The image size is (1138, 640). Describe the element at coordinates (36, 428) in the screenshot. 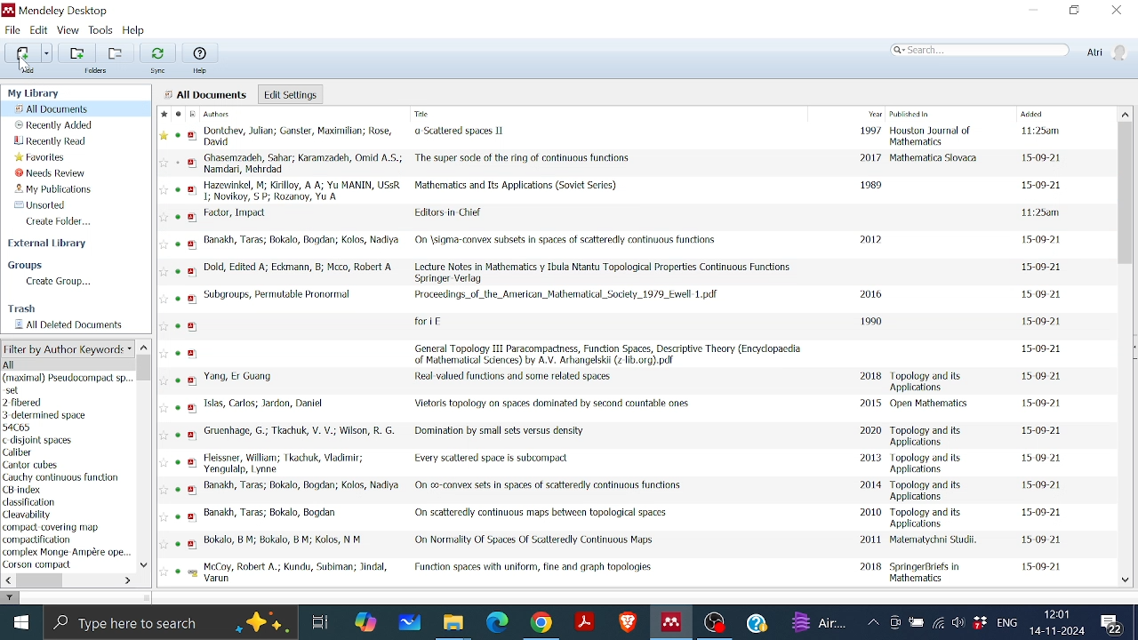

I see `author` at that location.